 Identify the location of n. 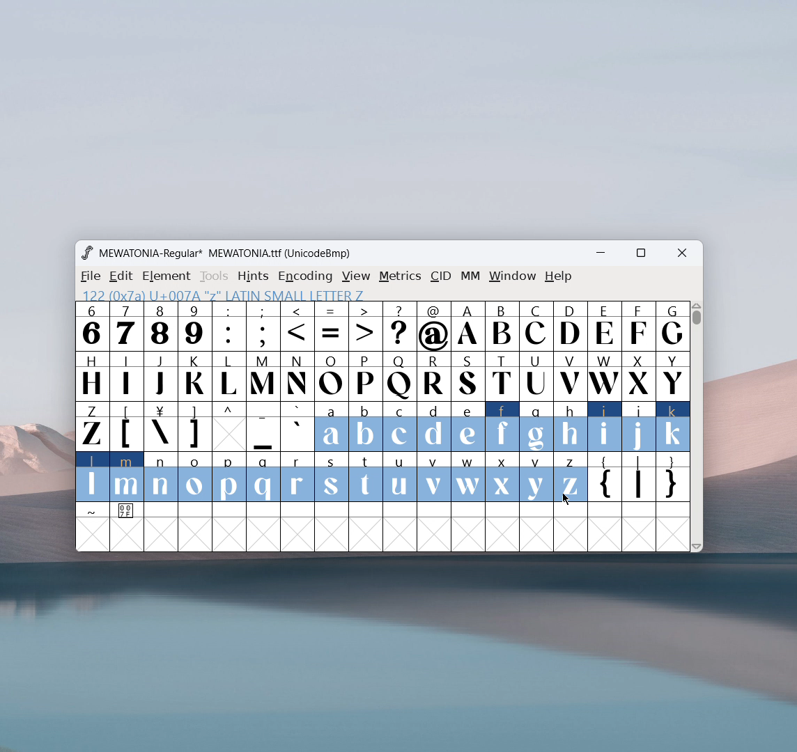
(161, 478).